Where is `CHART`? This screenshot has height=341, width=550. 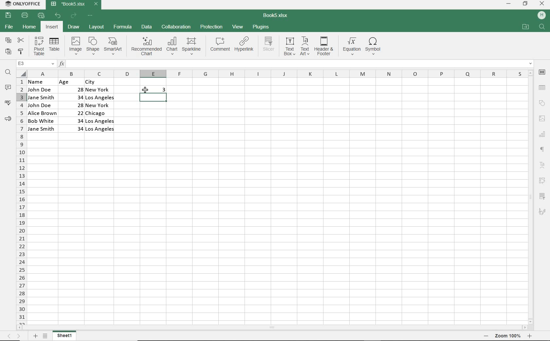 CHART is located at coordinates (542, 134).